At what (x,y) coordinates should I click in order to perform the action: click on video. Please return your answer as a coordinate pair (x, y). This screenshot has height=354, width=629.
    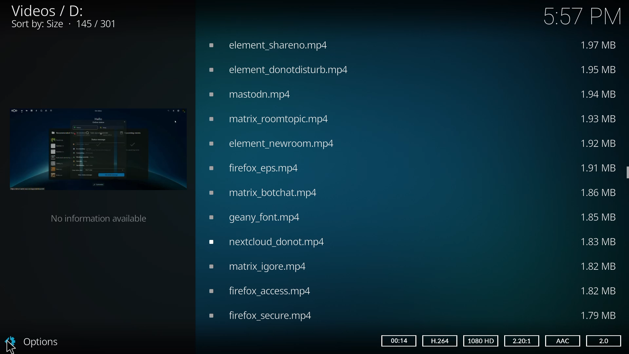
    Looking at the image, I should click on (256, 217).